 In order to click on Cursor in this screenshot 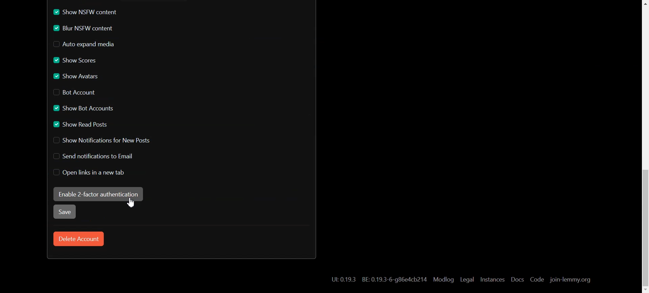, I will do `click(131, 203)`.